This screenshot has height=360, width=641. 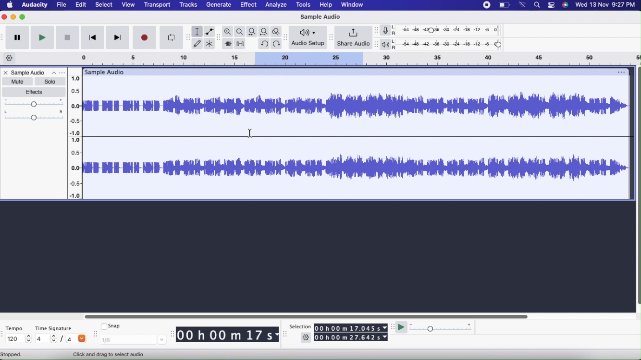 I want to click on menu, so click(x=485, y=5).